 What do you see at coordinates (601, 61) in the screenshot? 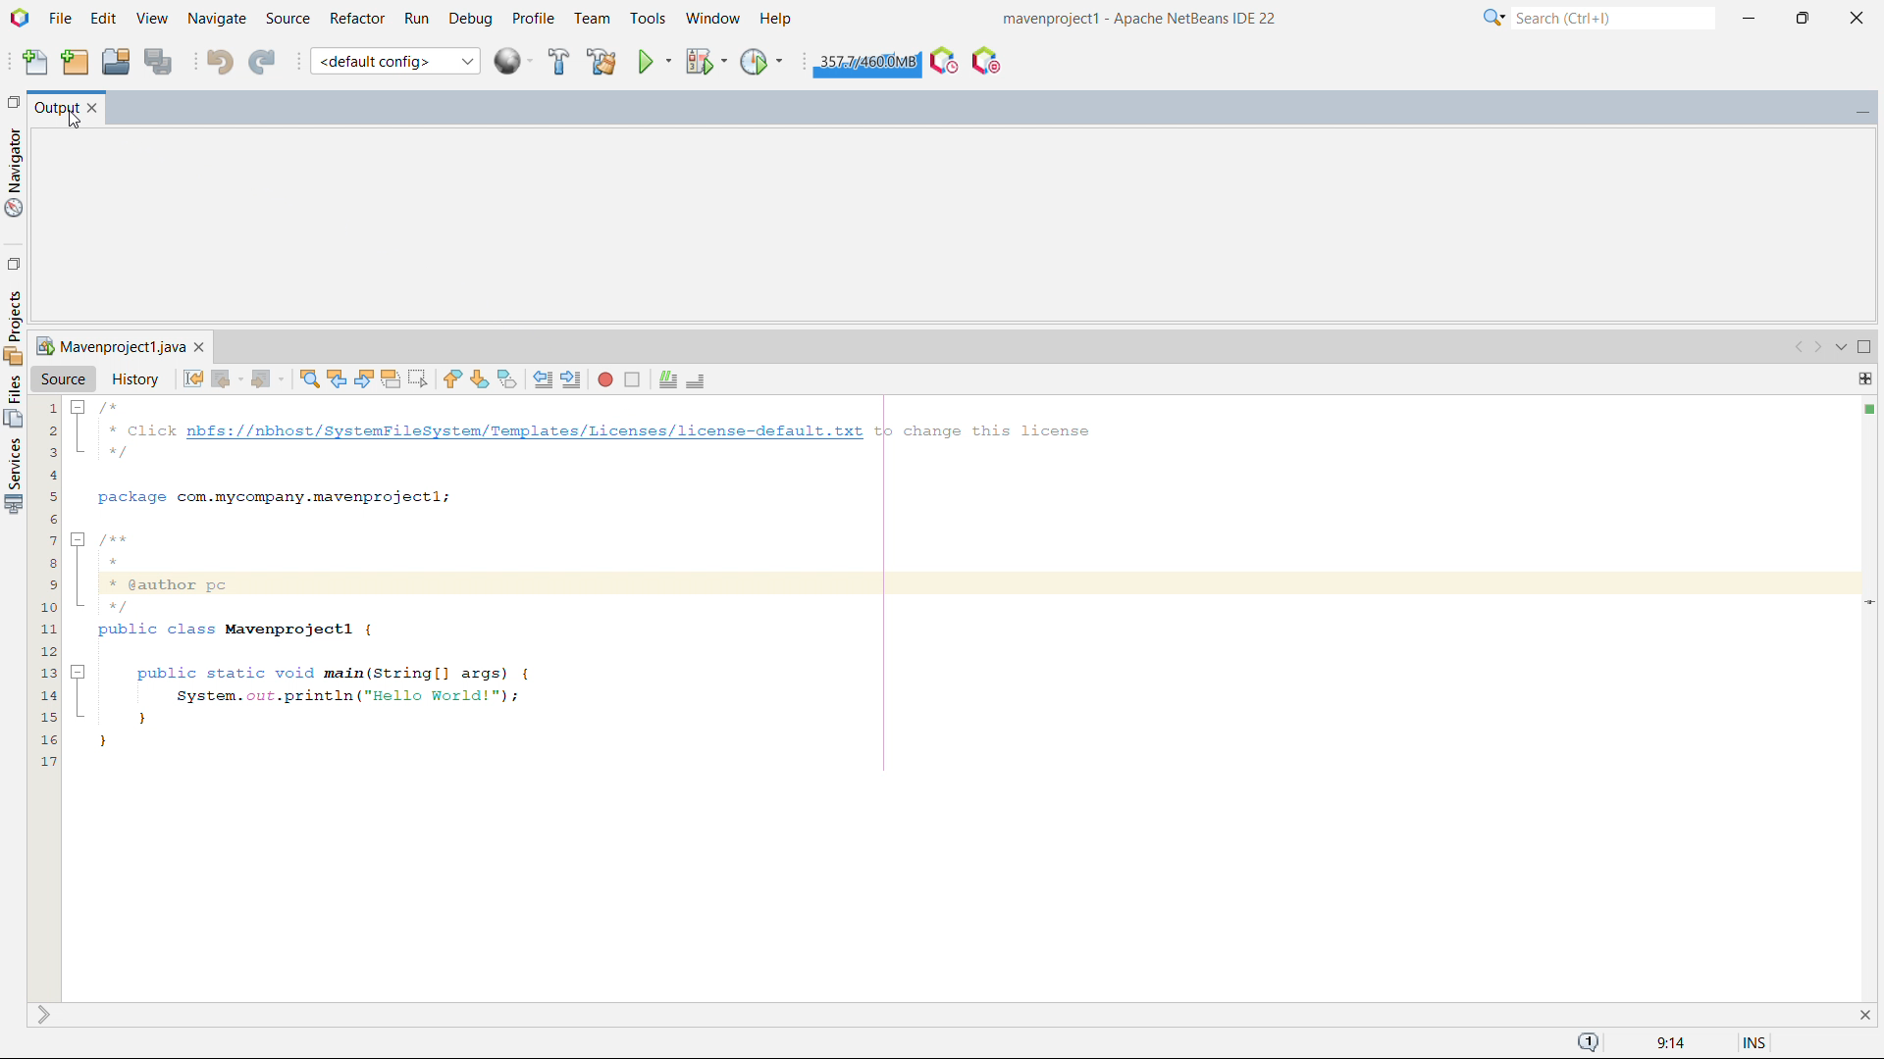
I see `clean and build project` at bounding box center [601, 61].